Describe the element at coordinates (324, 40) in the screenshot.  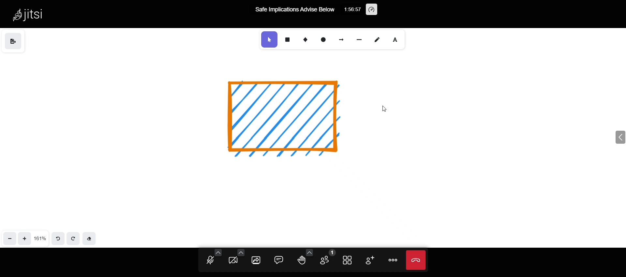
I see `ellipse` at that location.